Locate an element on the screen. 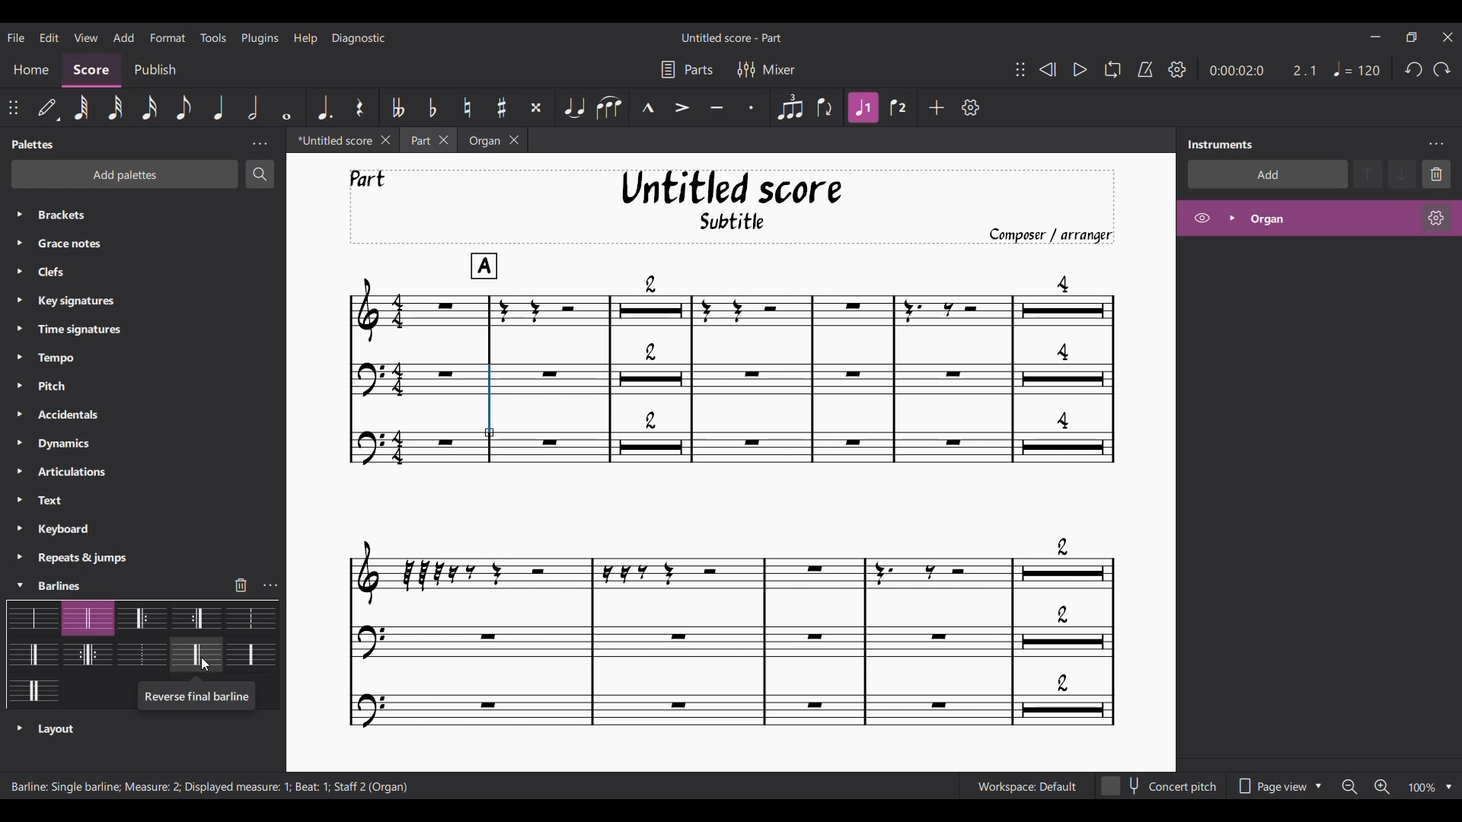 Image resolution: width=1462 pixels, height=822 pixels. Move selection up  is located at coordinates (1368, 174).